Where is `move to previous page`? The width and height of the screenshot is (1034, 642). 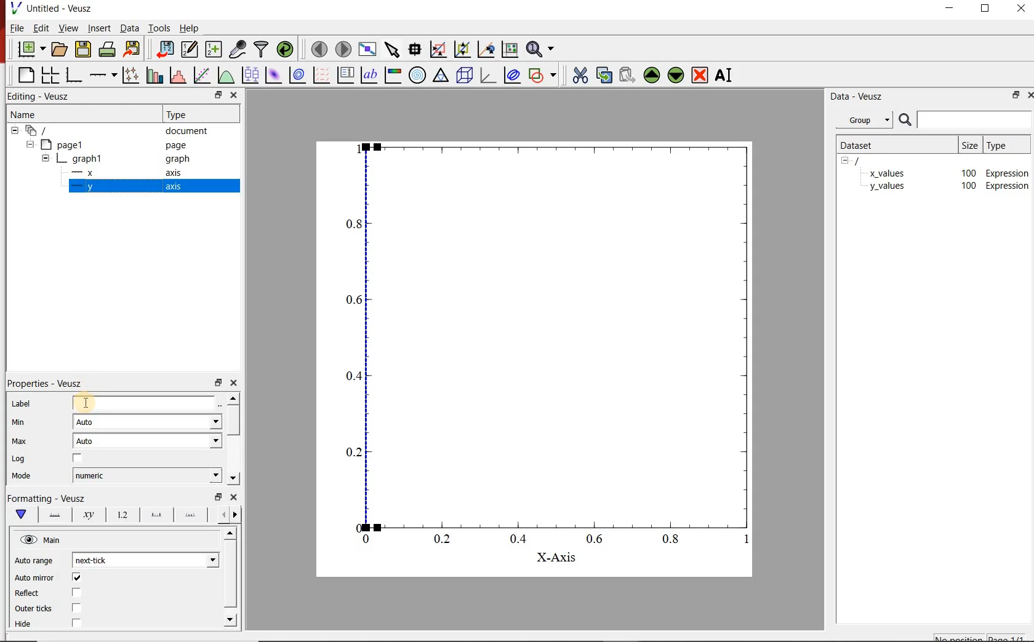
move to previous page is located at coordinates (319, 50).